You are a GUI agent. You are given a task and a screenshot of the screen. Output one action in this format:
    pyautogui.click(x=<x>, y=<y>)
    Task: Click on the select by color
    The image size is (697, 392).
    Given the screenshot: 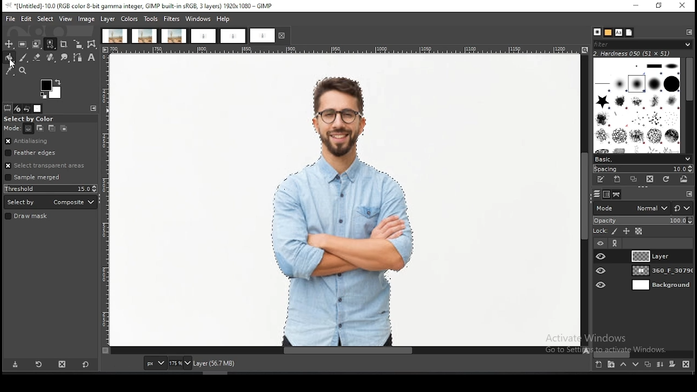 What is the action you would take?
    pyautogui.click(x=32, y=119)
    